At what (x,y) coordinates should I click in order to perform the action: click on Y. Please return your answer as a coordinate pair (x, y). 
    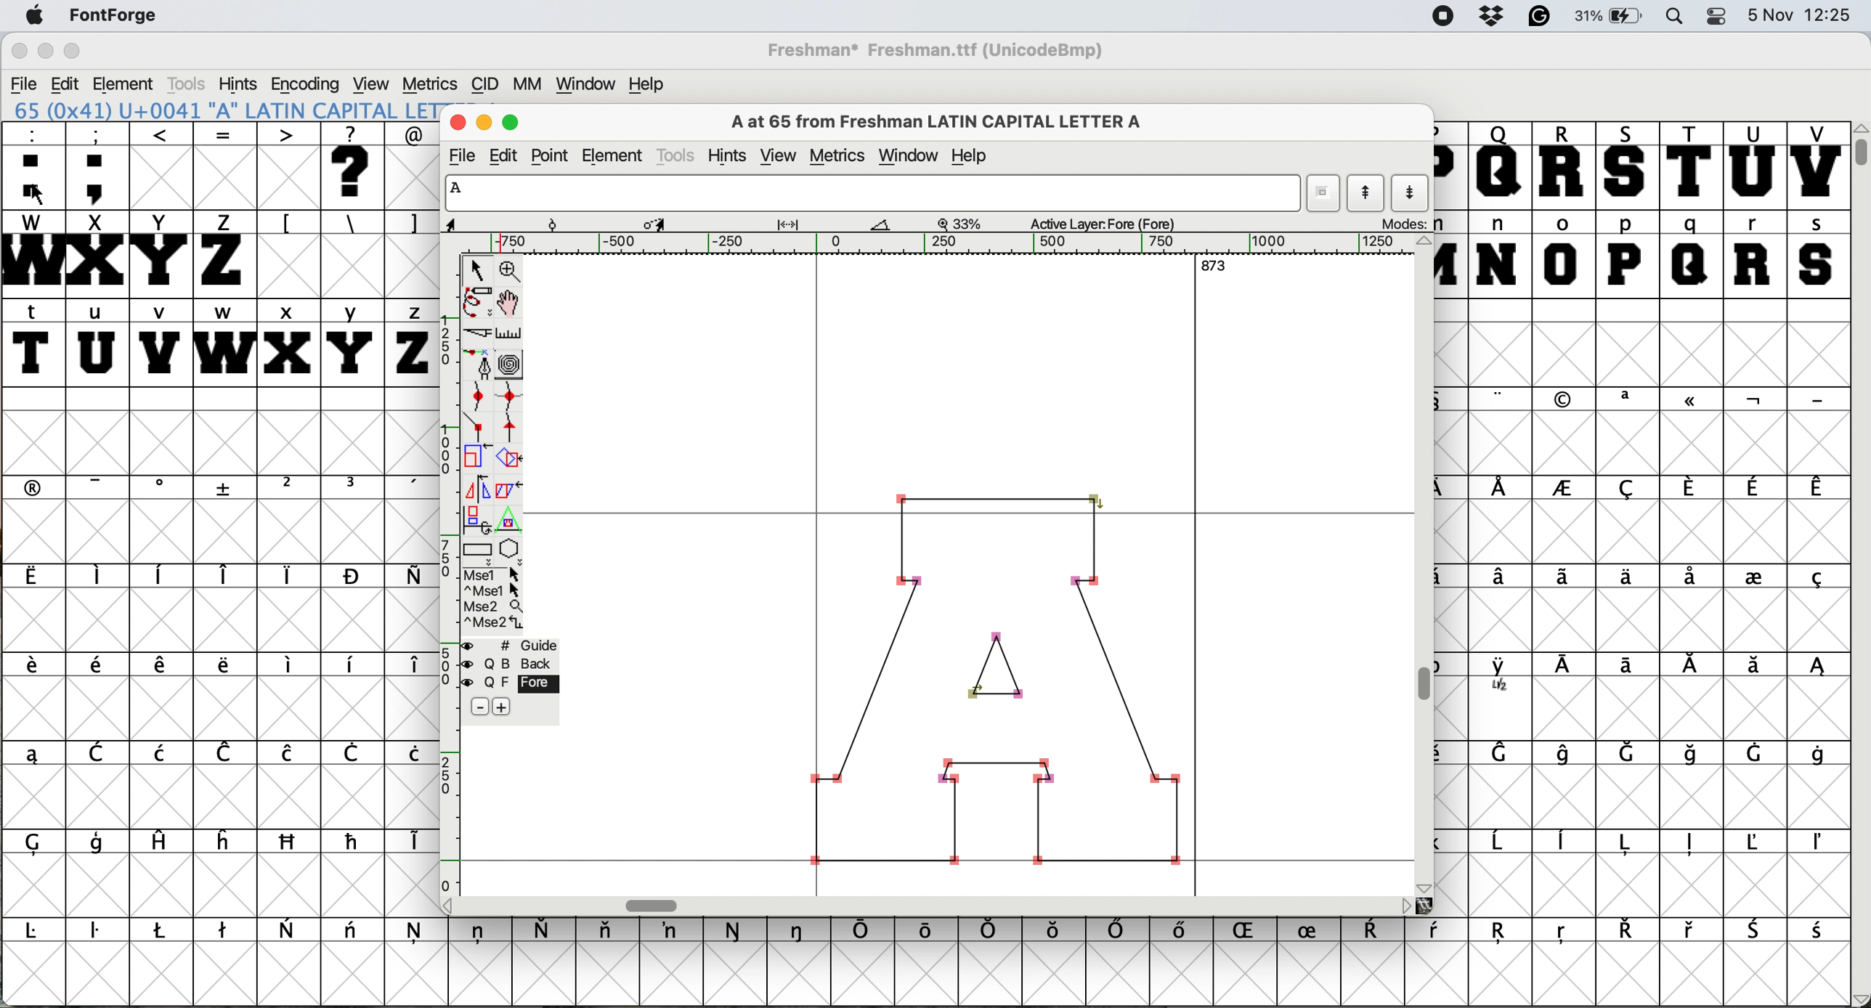
    Looking at the image, I should click on (162, 253).